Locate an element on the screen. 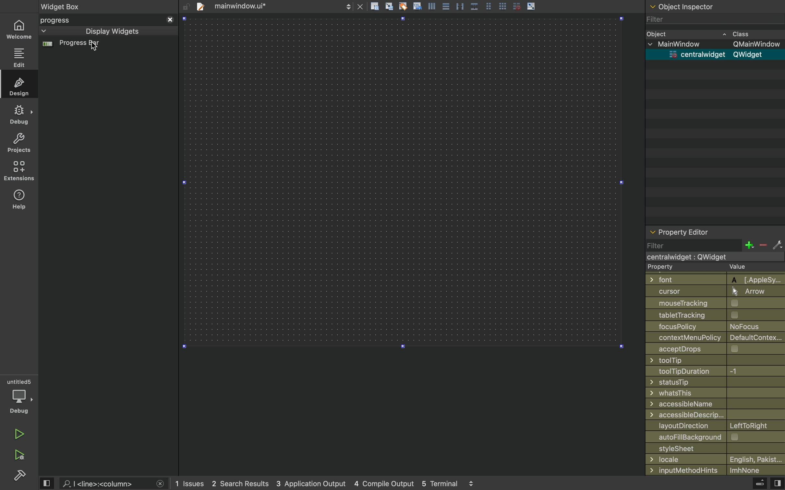  centrawidget is located at coordinates (713, 54).